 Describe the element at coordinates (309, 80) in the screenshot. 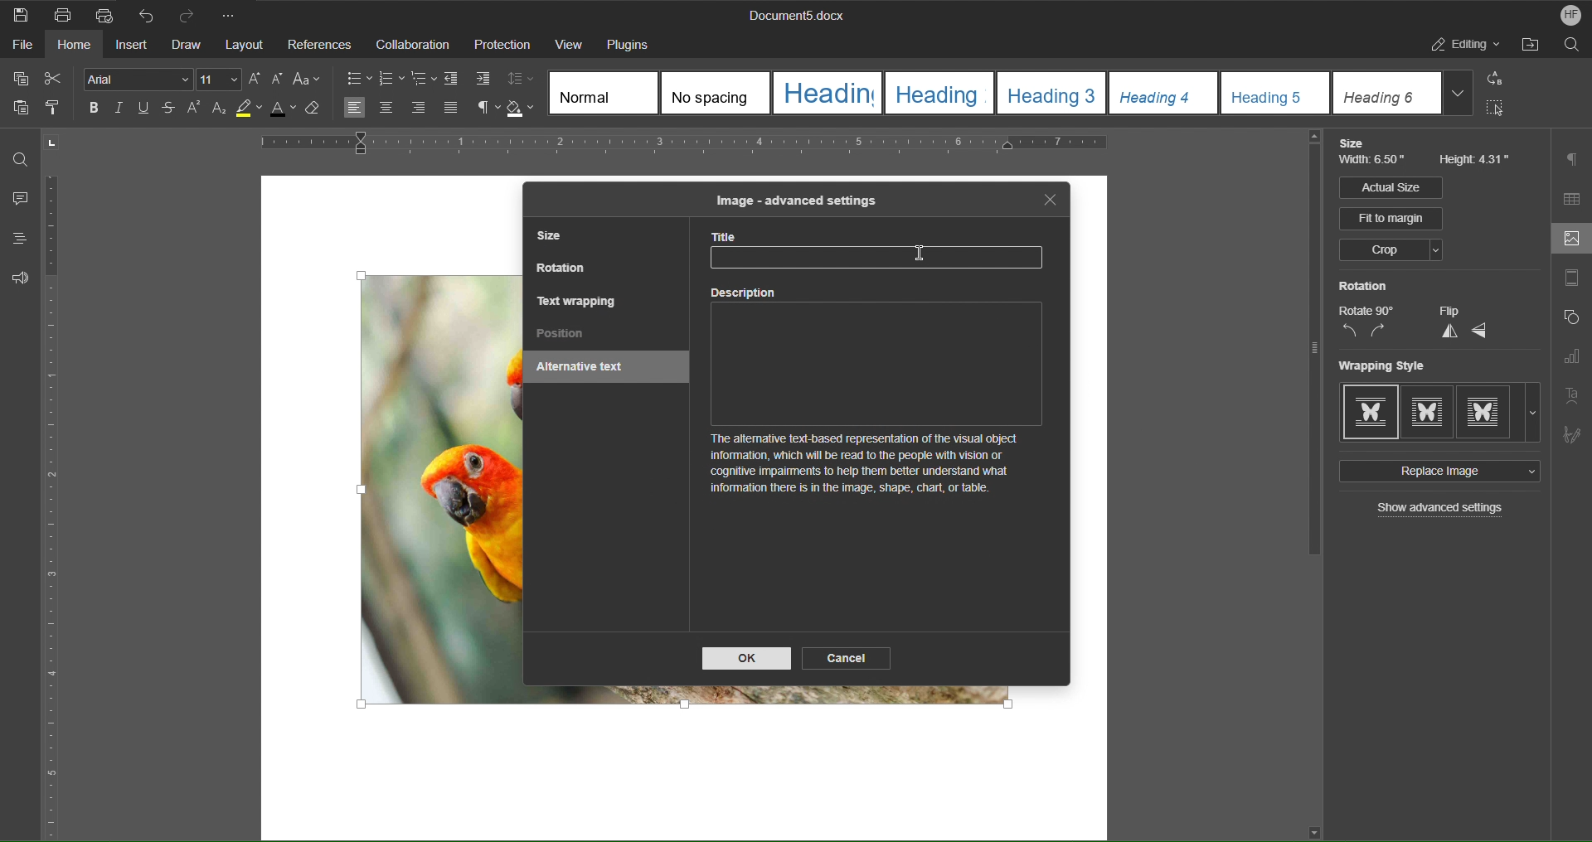

I see `Text Case` at that location.